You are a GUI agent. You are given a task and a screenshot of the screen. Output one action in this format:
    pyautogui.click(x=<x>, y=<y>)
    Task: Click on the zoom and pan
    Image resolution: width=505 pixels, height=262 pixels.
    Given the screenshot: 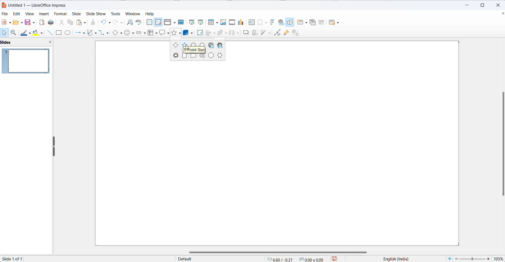 What is the action you would take?
    pyautogui.click(x=14, y=32)
    